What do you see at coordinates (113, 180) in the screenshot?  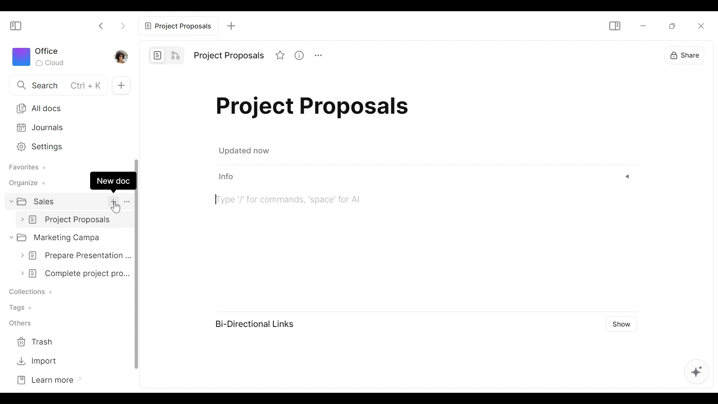 I see `New doc` at bounding box center [113, 180].